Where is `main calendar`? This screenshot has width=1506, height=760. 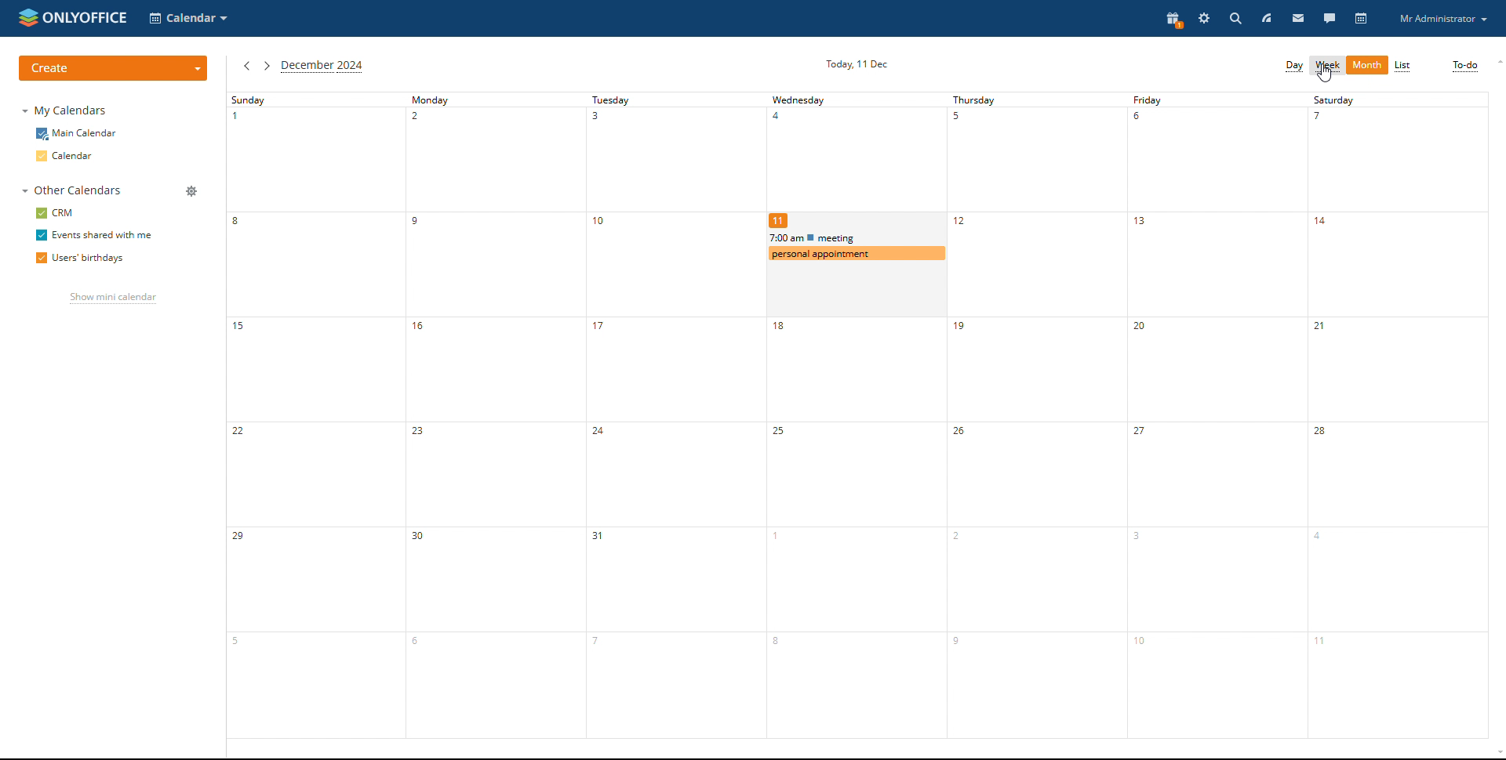
main calendar is located at coordinates (76, 134).